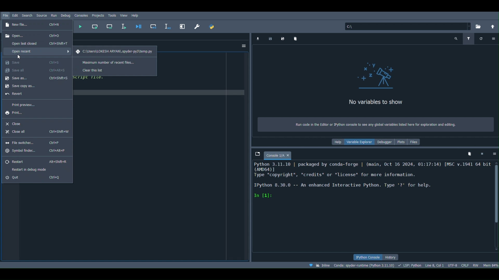 This screenshot has height=280, width=499. Describe the element at coordinates (434, 265) in the screenshot. I see `Cursor position` at that location.